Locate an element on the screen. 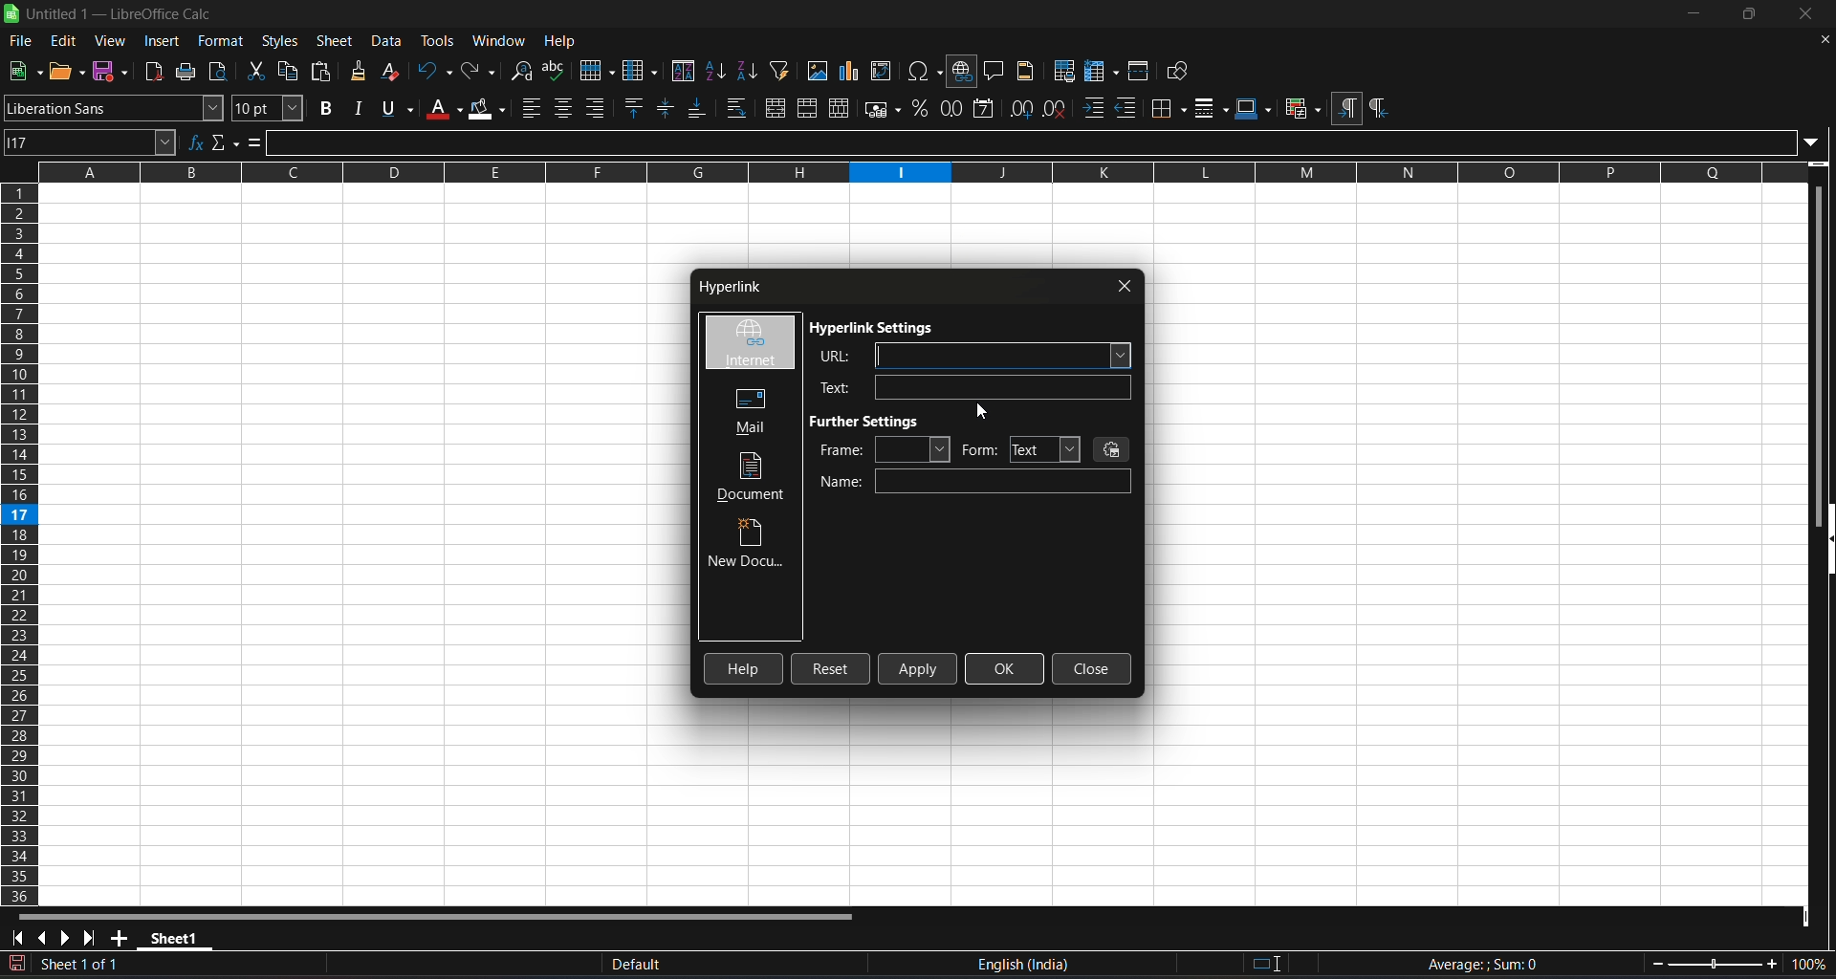  print is located at coordinates (190, 71).